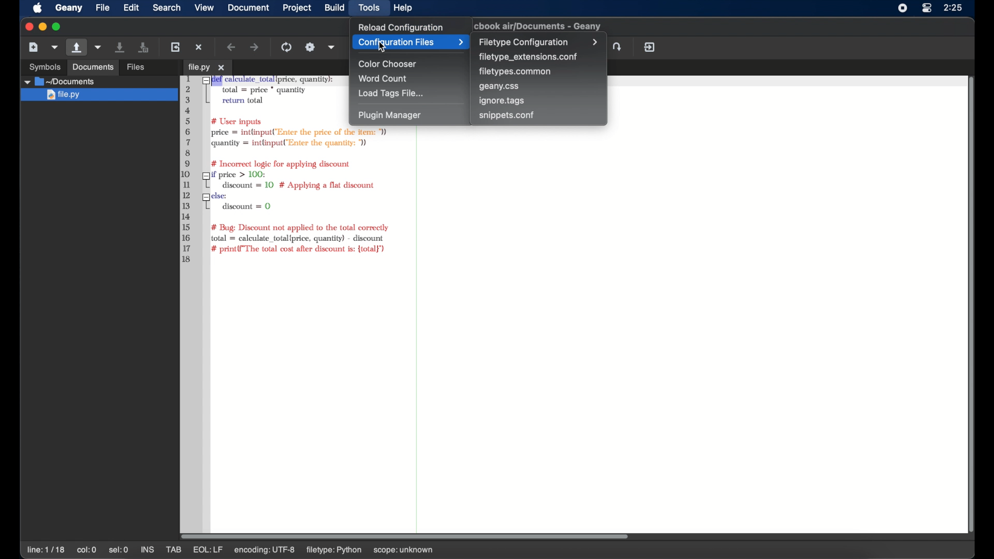  I want to click on search, so click(167, 7).